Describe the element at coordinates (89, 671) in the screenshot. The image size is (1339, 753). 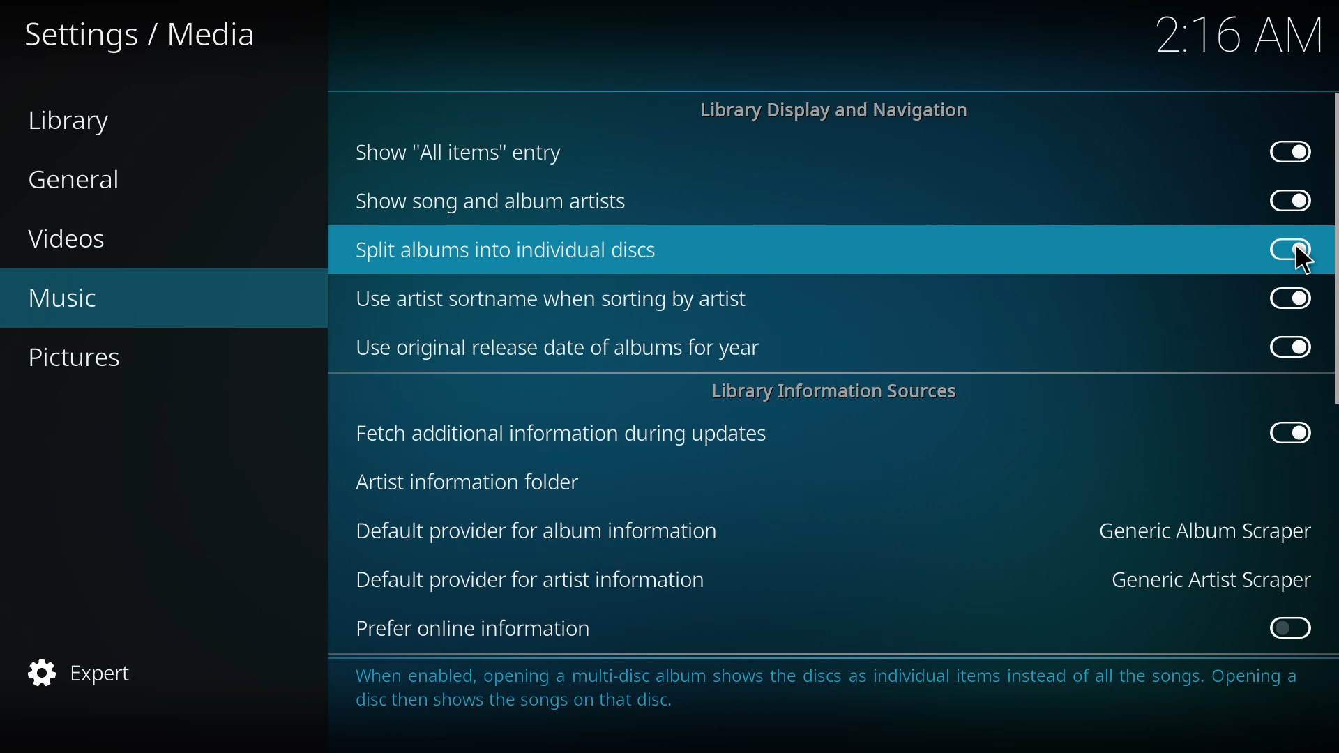
I see `expert` at that location.